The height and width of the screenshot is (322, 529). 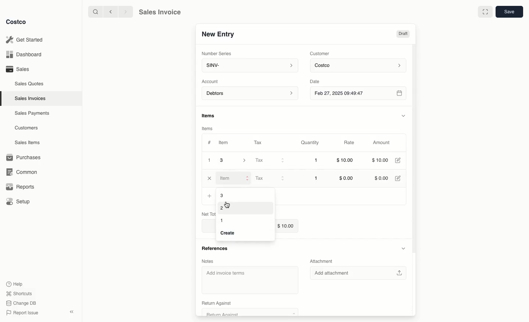 I want to click on 3, so click(x=235, y=160).